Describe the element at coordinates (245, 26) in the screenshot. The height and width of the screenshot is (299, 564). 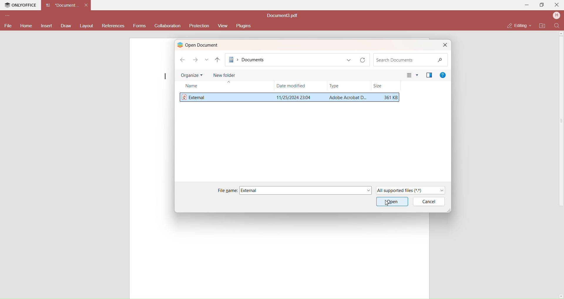
I see `Plugins` at that location.